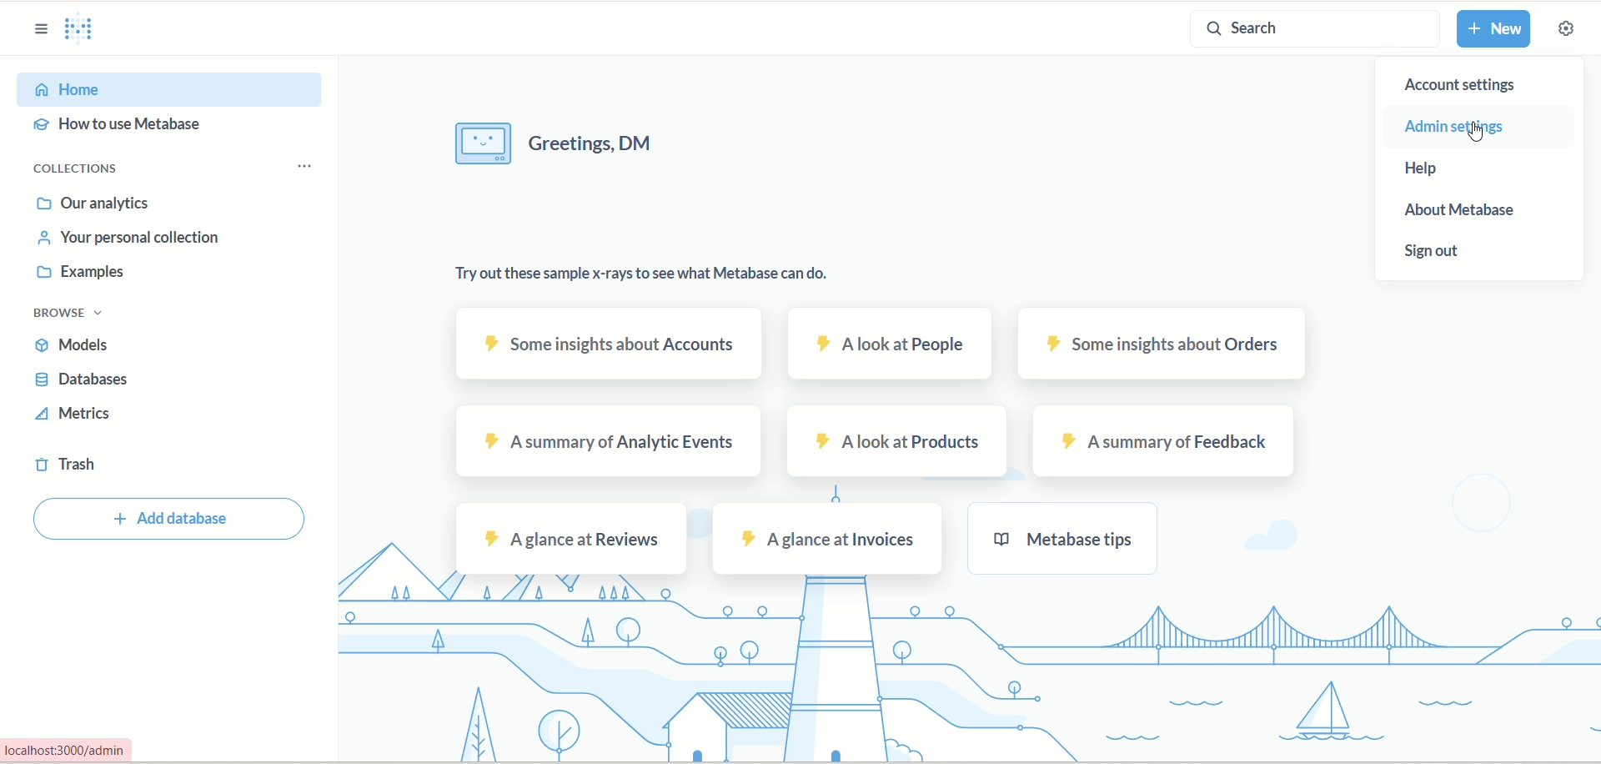  Describe the element at coordinates (132, 241) in the screenshot. I see `your personal collection` at that location.